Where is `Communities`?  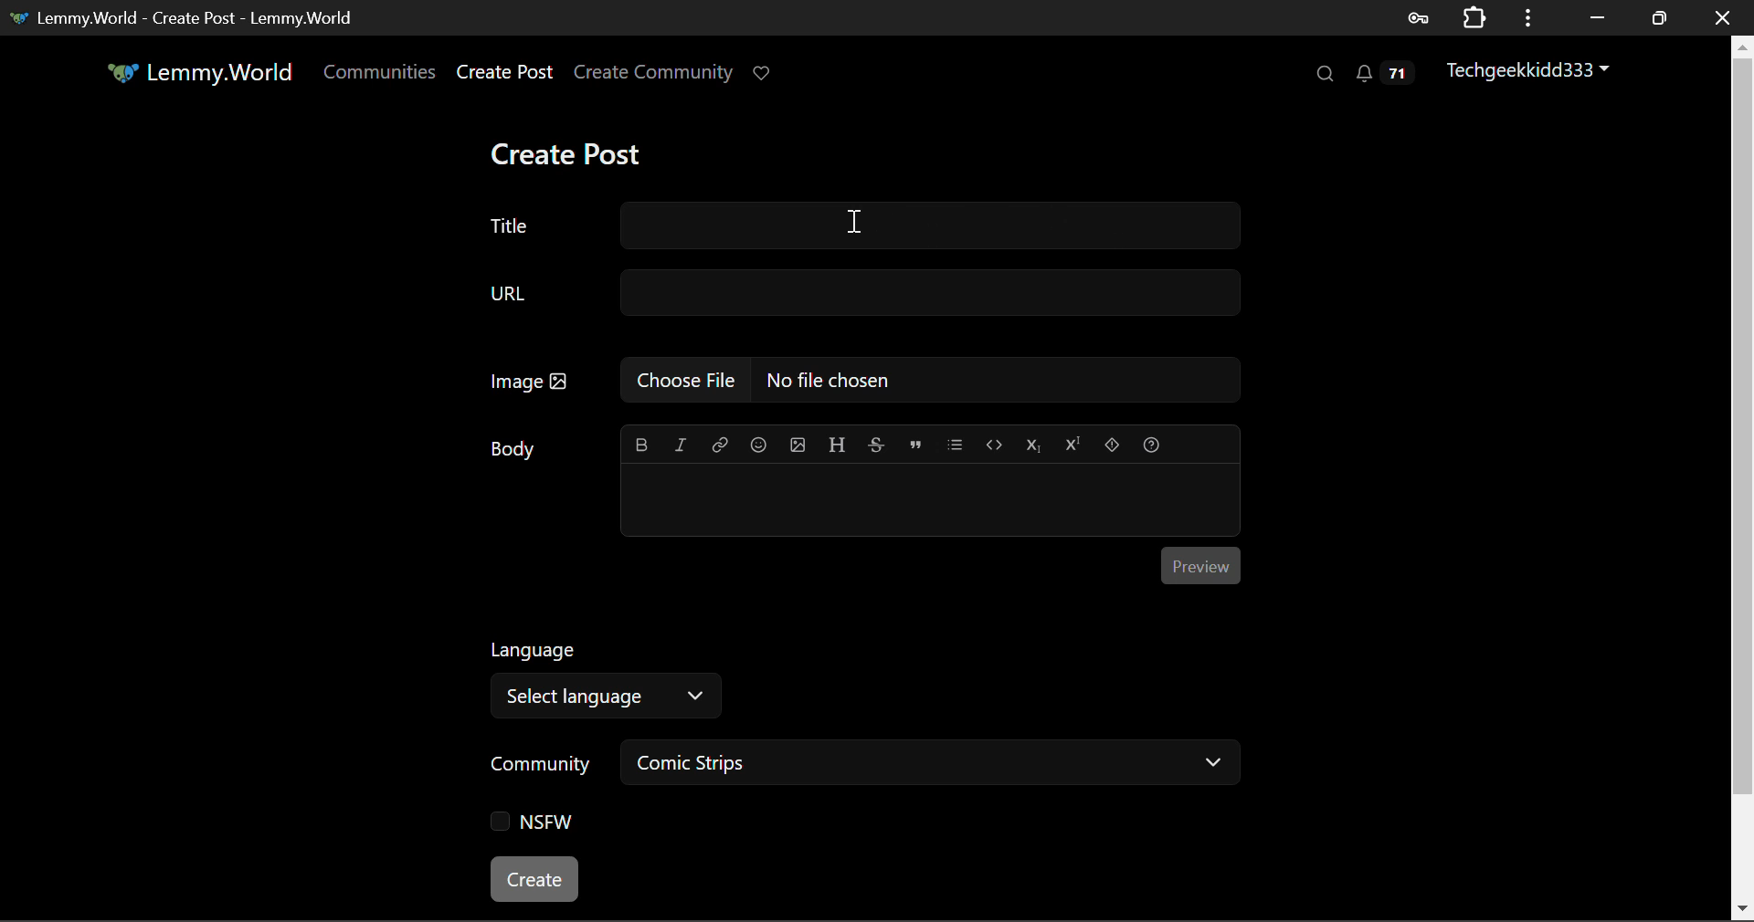
Communities is located at coordinates (382, 75).